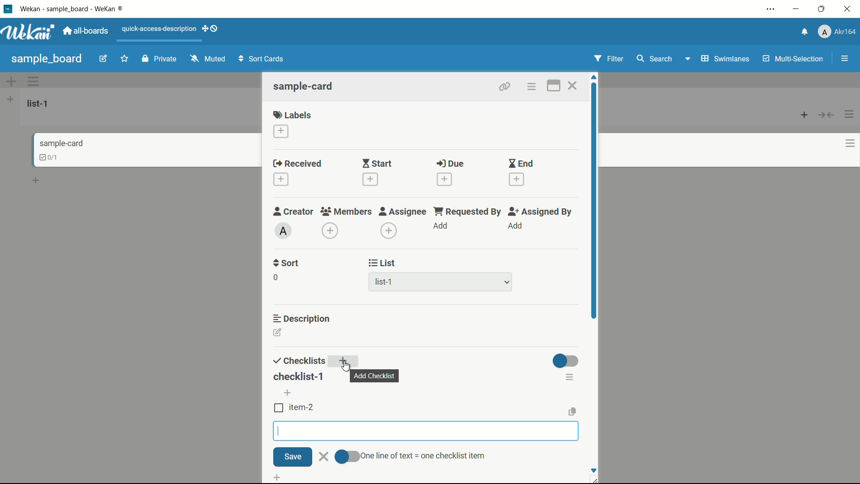 The image size is (860, 484). Describe the element at coordinates (8, 9) in the screenshot. I see `app icon` at that location.